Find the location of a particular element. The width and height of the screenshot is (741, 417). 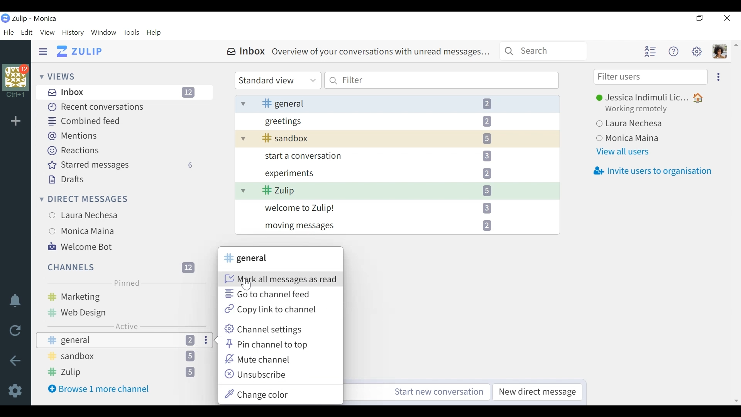

start a conversation 3 is located at coordinates (397, 156).